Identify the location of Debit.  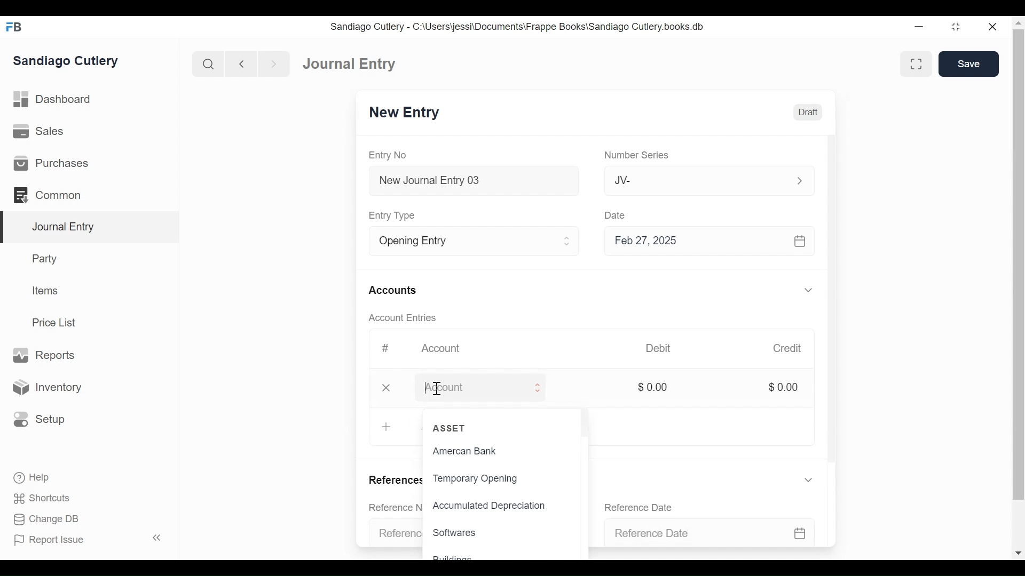
(658, 347).